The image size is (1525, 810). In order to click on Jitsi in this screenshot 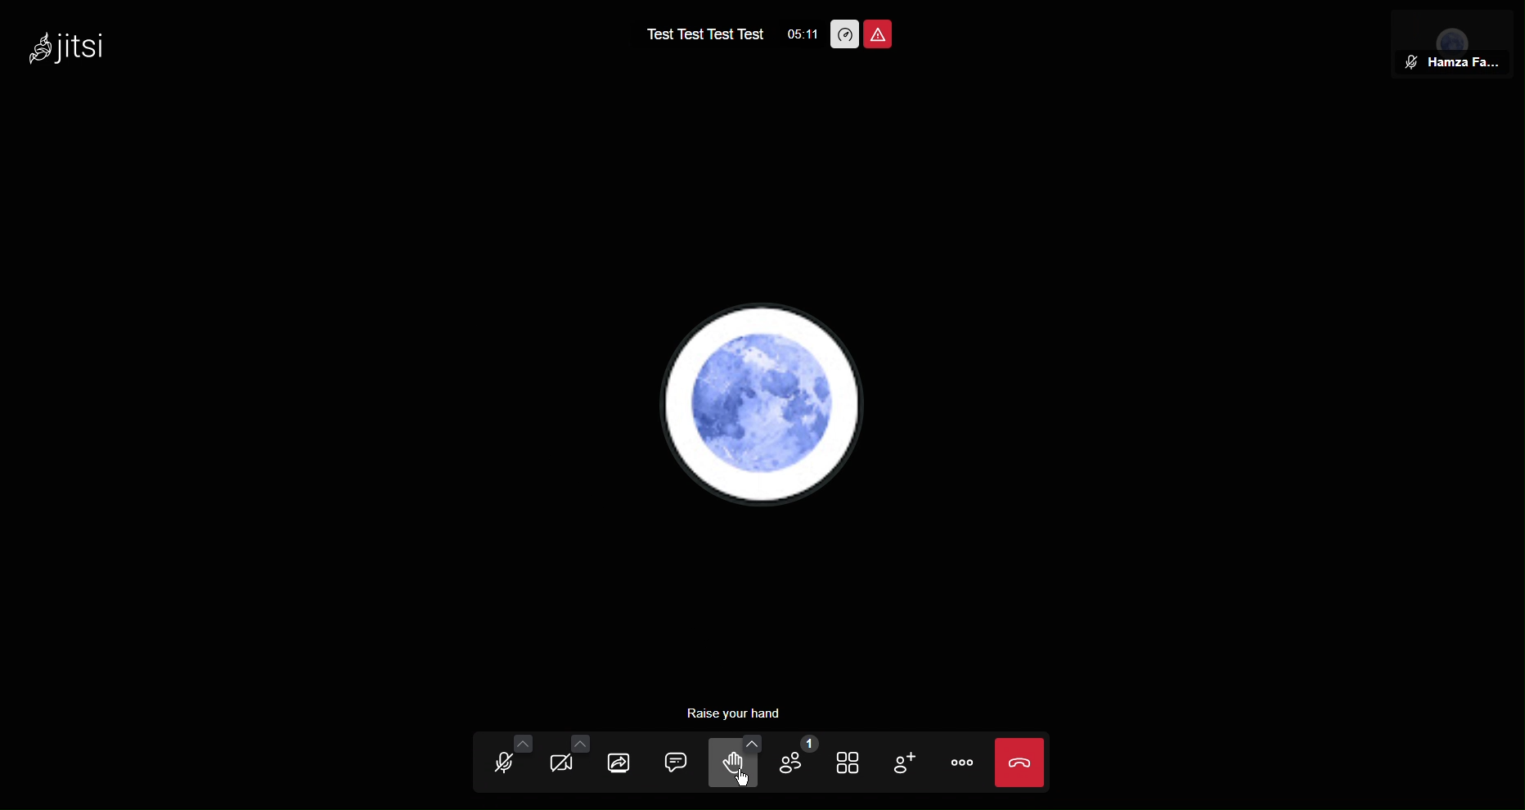, I will do `click(62, 47)`.